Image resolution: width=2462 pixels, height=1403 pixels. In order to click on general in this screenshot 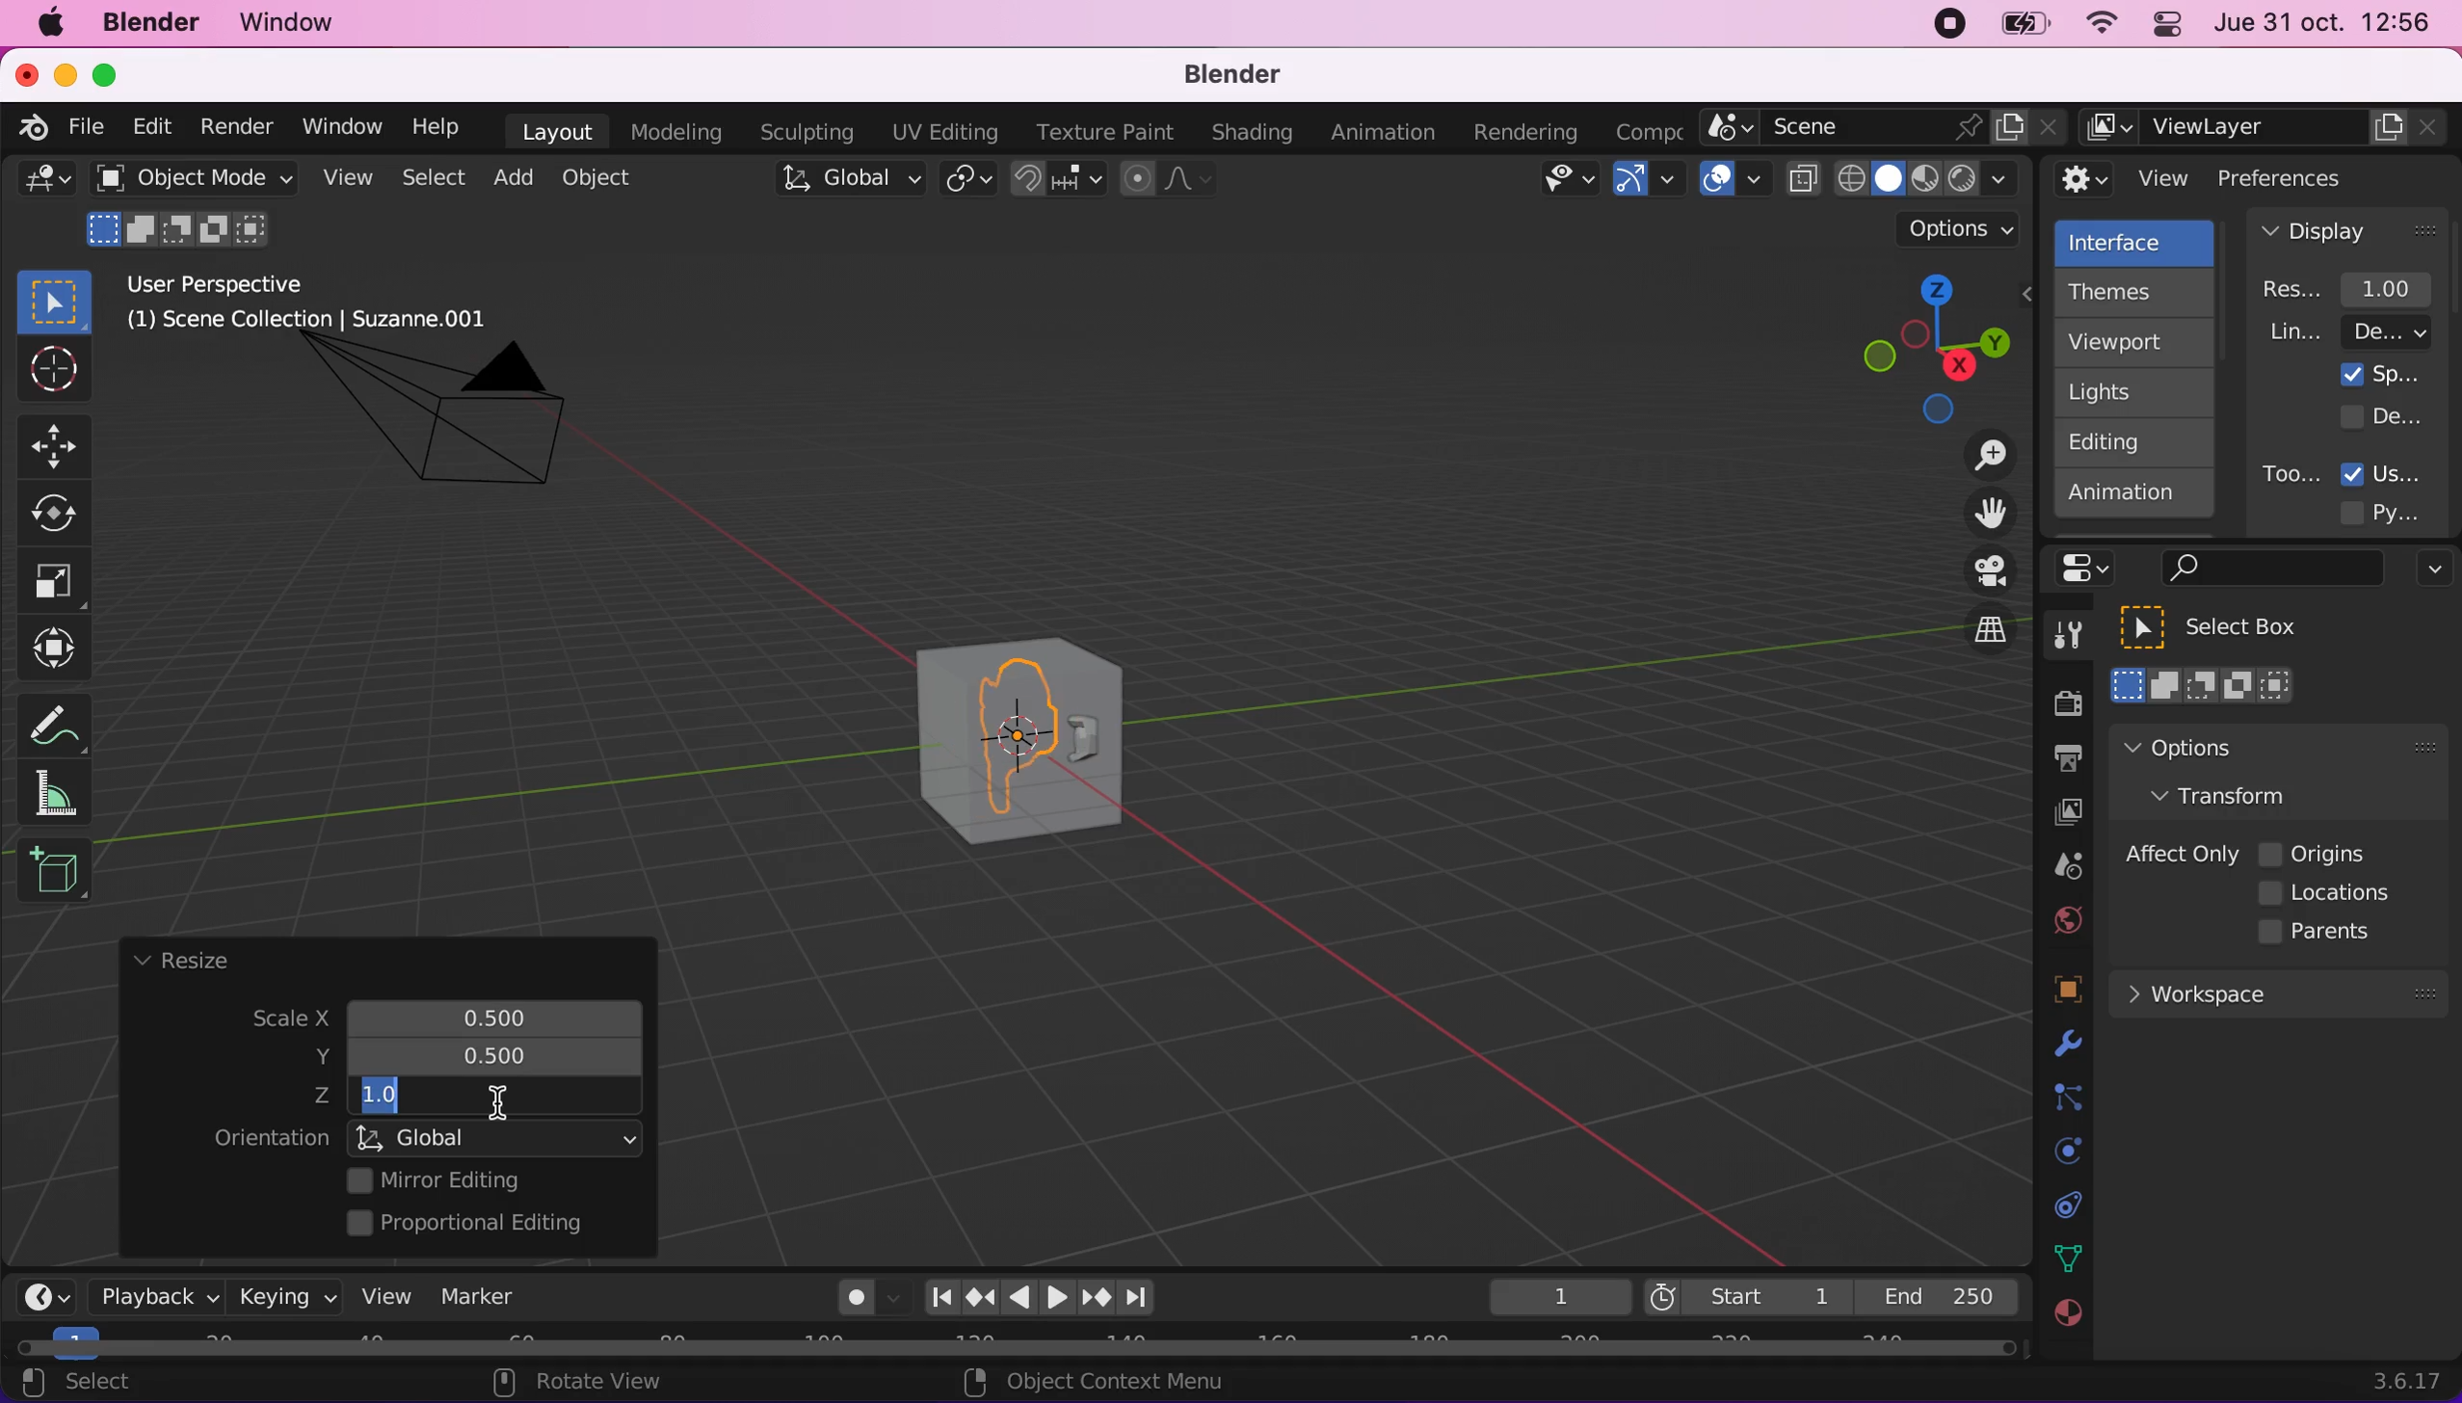, I will do `click(46, 185)`.